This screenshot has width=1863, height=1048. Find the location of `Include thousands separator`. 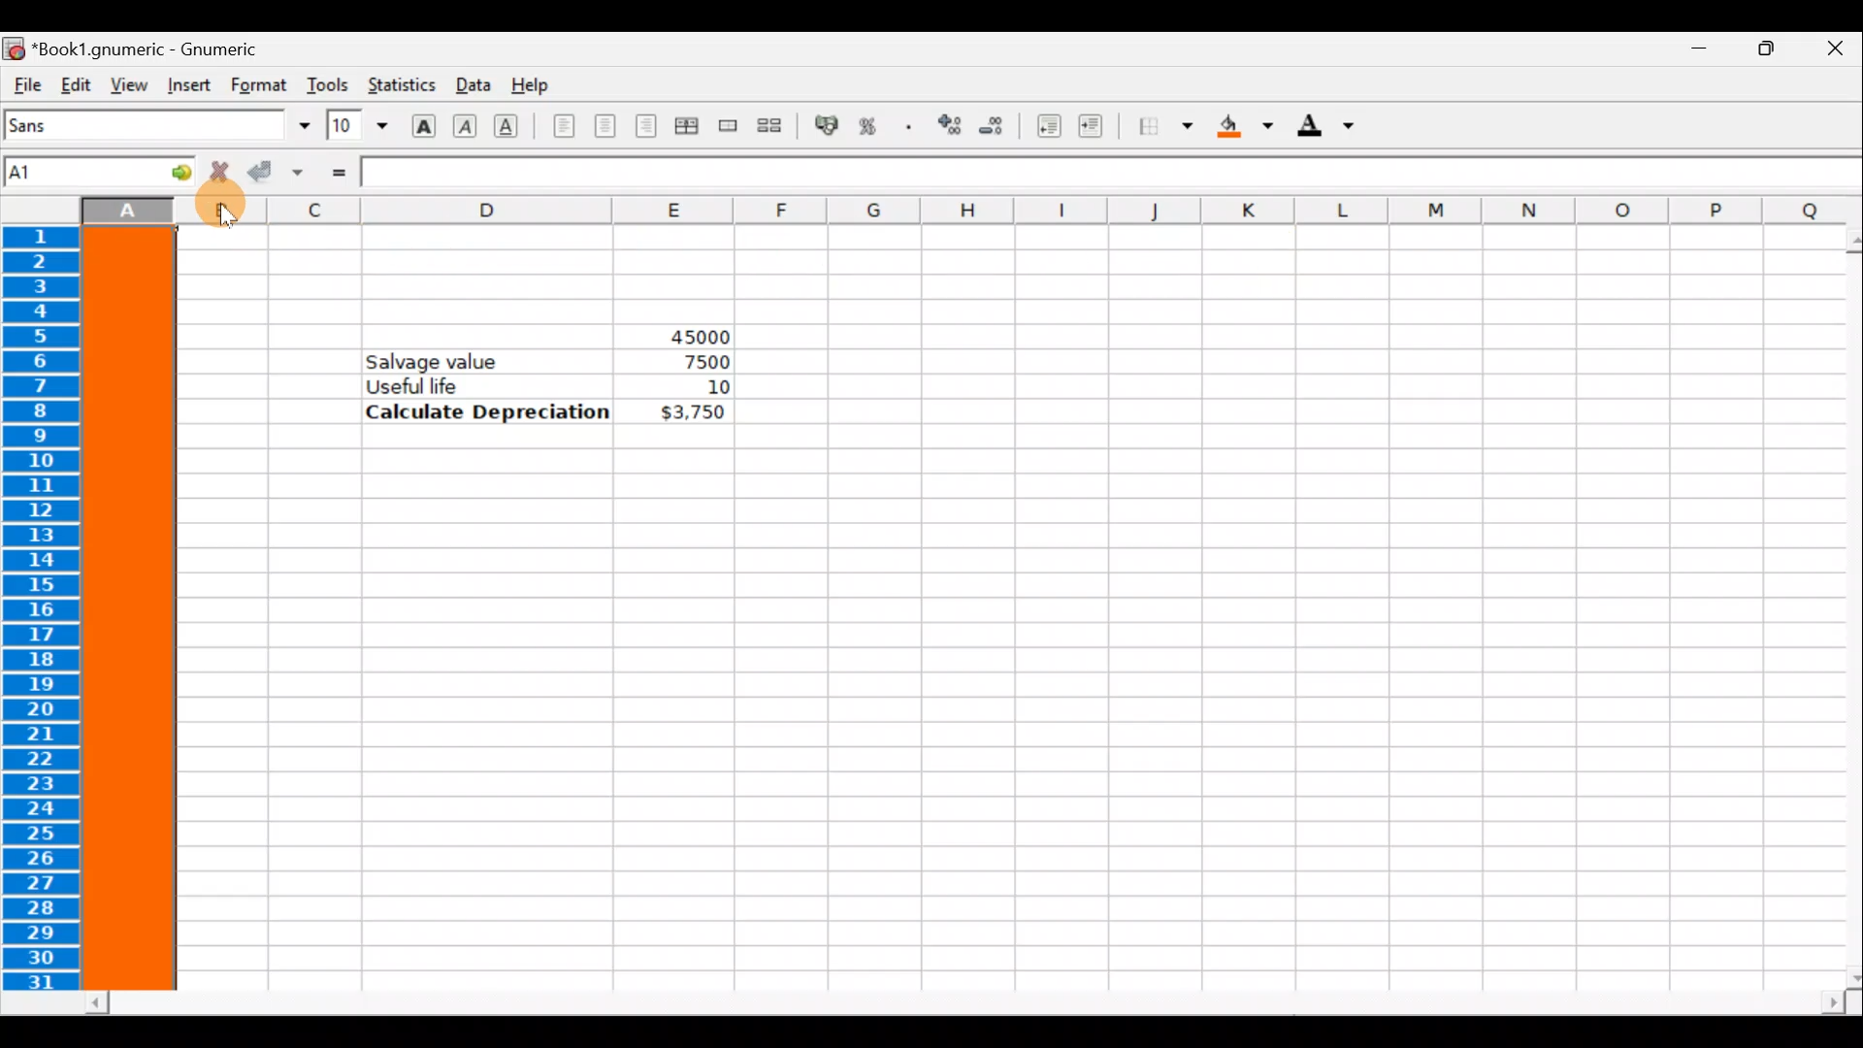

Include thousands separator is located at coordinates (909, 126).